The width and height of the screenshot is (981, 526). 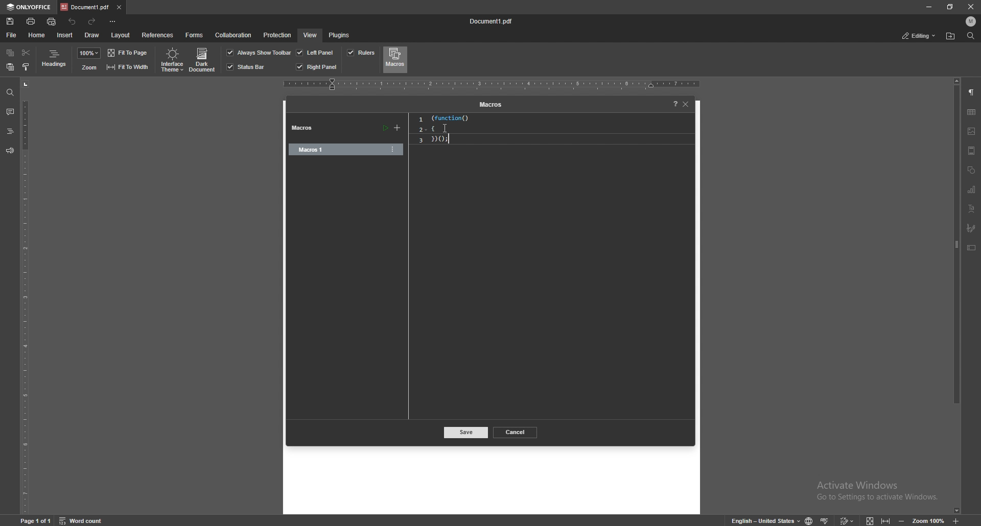 What do you see at coordinates (10, 92) in the screenshot?
I see `find` at bounding box center [10, 92].